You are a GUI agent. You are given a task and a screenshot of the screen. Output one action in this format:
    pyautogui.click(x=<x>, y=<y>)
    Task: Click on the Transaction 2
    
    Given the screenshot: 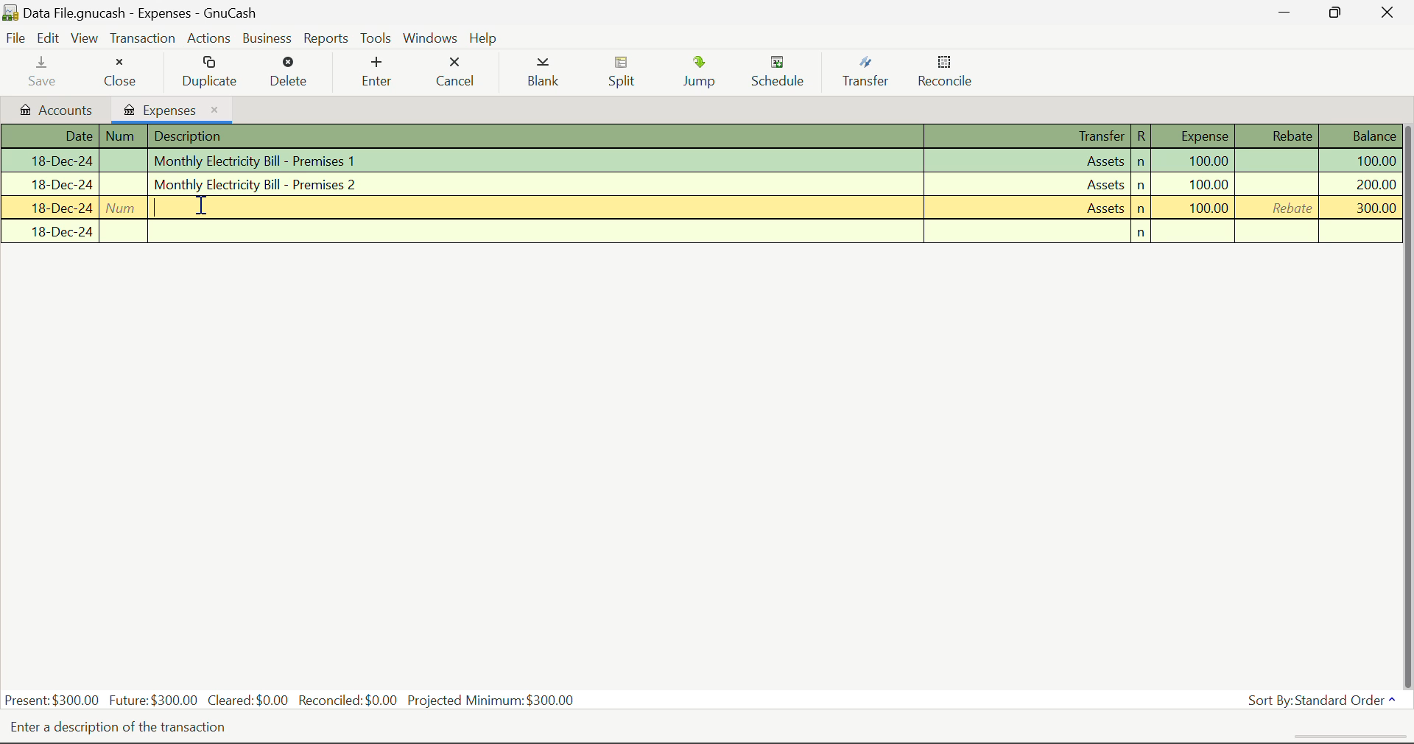 What is the action you would take?
    pyautogui.click(x=702, y=183)
    